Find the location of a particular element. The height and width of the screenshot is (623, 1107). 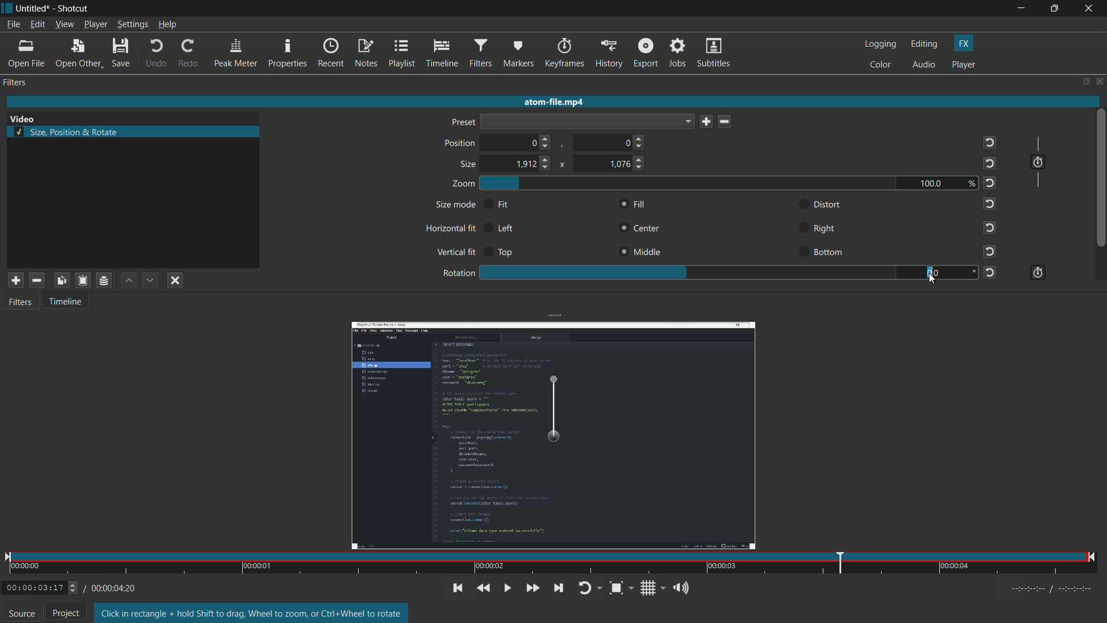

edit menu is located at coordinates (36, 26).